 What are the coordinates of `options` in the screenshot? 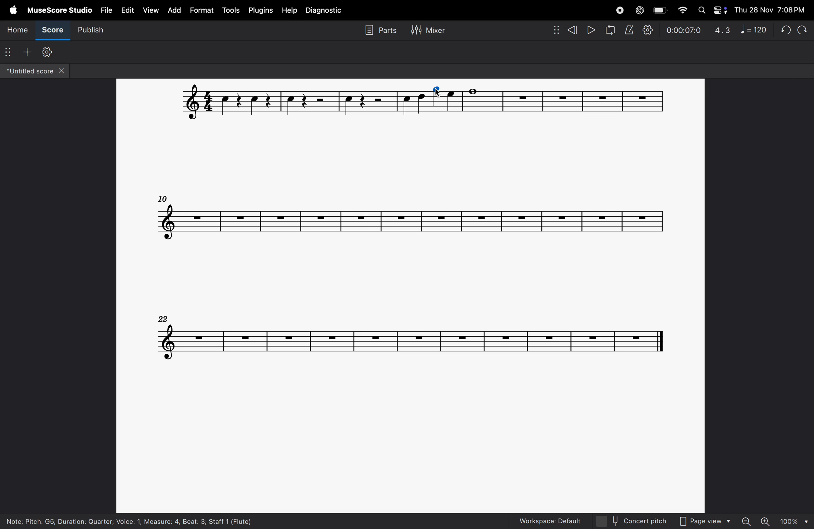 It's located at (9, 51).